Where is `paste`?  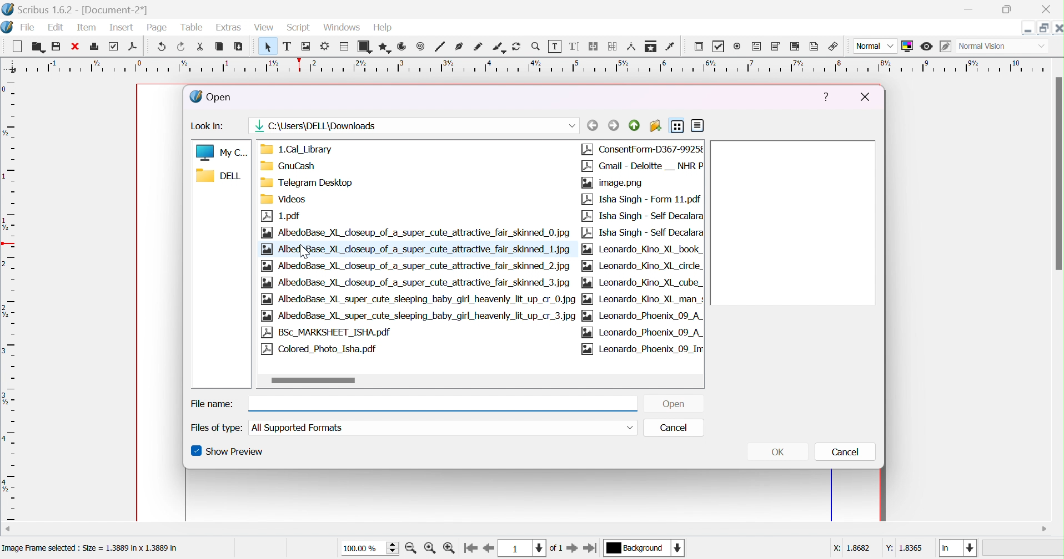
paste is located at coordinates (239, 46).